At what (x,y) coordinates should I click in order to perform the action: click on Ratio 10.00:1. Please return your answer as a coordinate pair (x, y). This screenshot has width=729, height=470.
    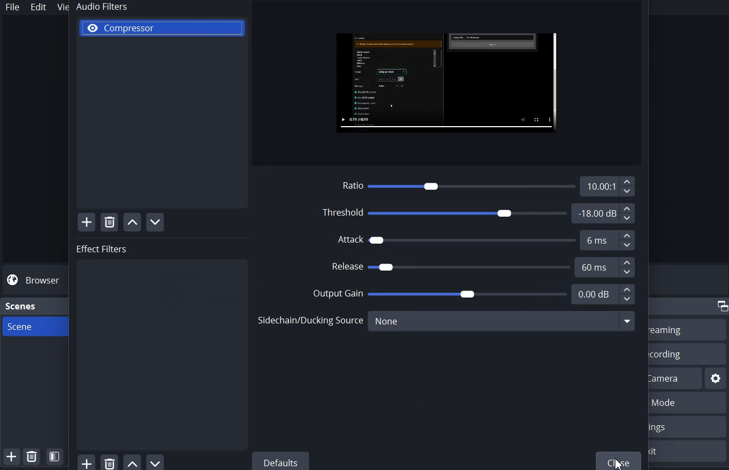
    Looking at the image, I should click on (488, 186).